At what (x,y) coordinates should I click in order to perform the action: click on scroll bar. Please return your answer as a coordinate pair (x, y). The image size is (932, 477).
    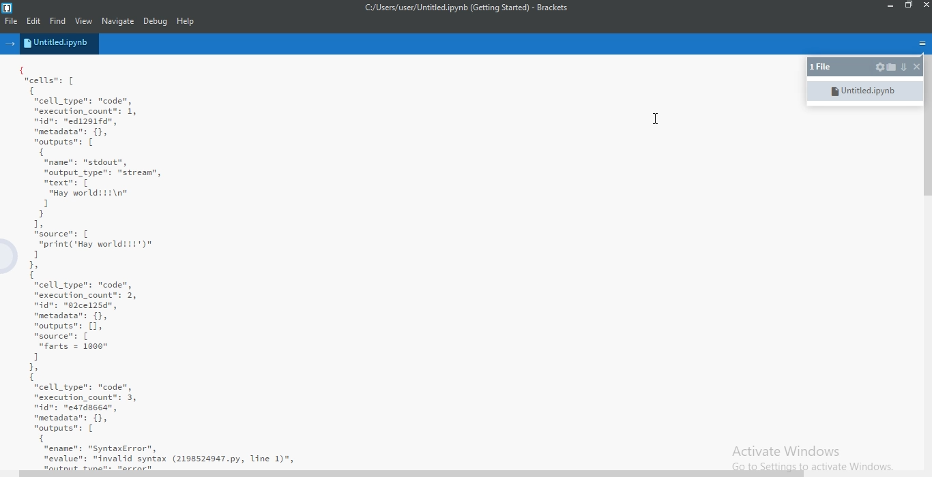
    Looking at the image, I should click on (926, 136).